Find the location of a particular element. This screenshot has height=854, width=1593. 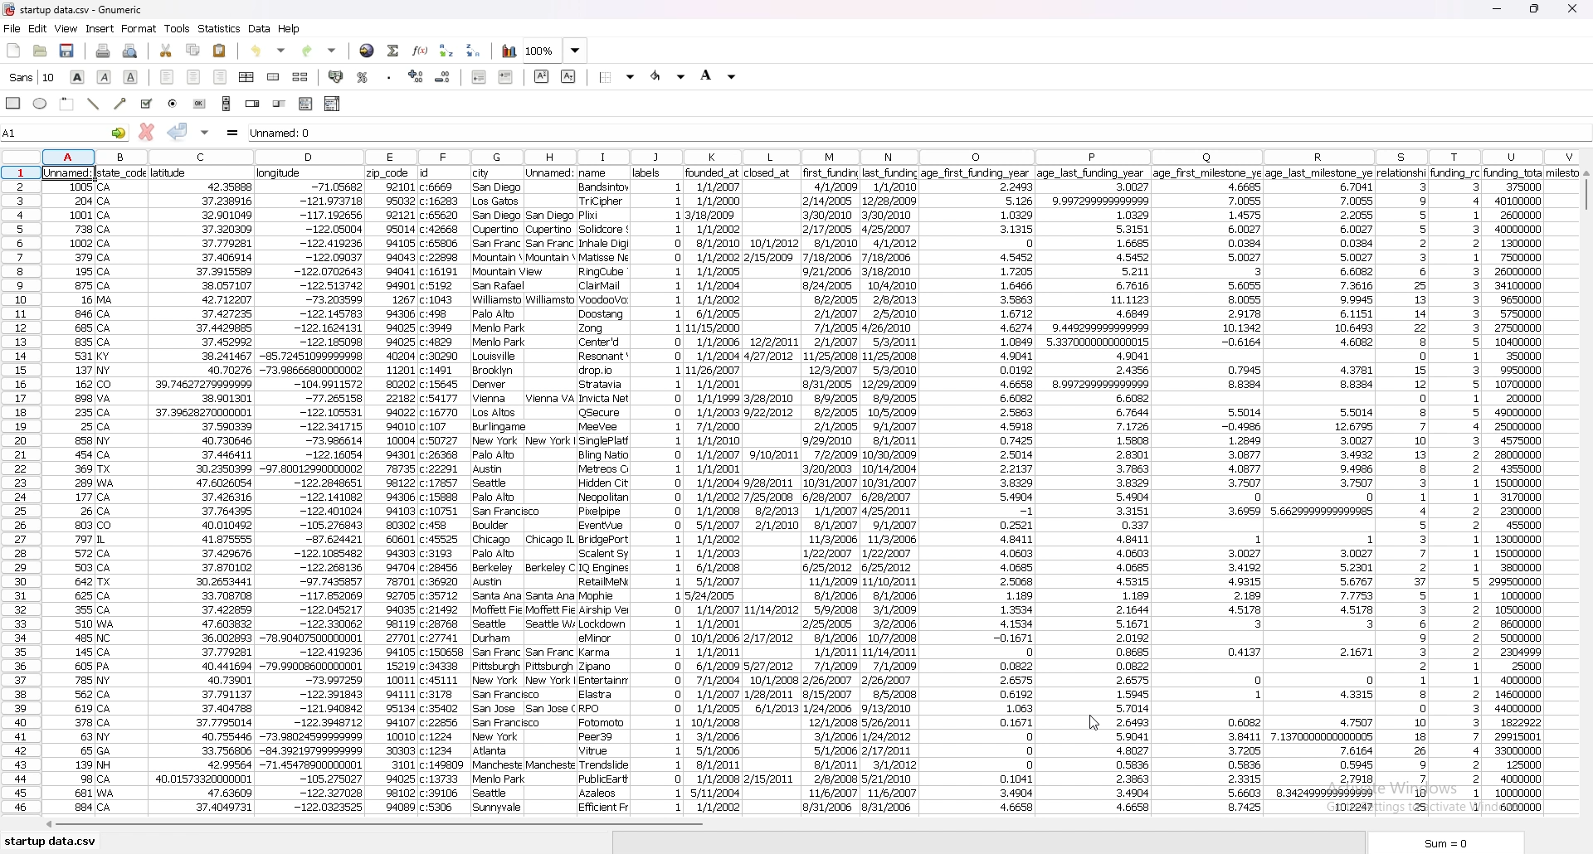

selected cell is located at coordinates (65, 132).